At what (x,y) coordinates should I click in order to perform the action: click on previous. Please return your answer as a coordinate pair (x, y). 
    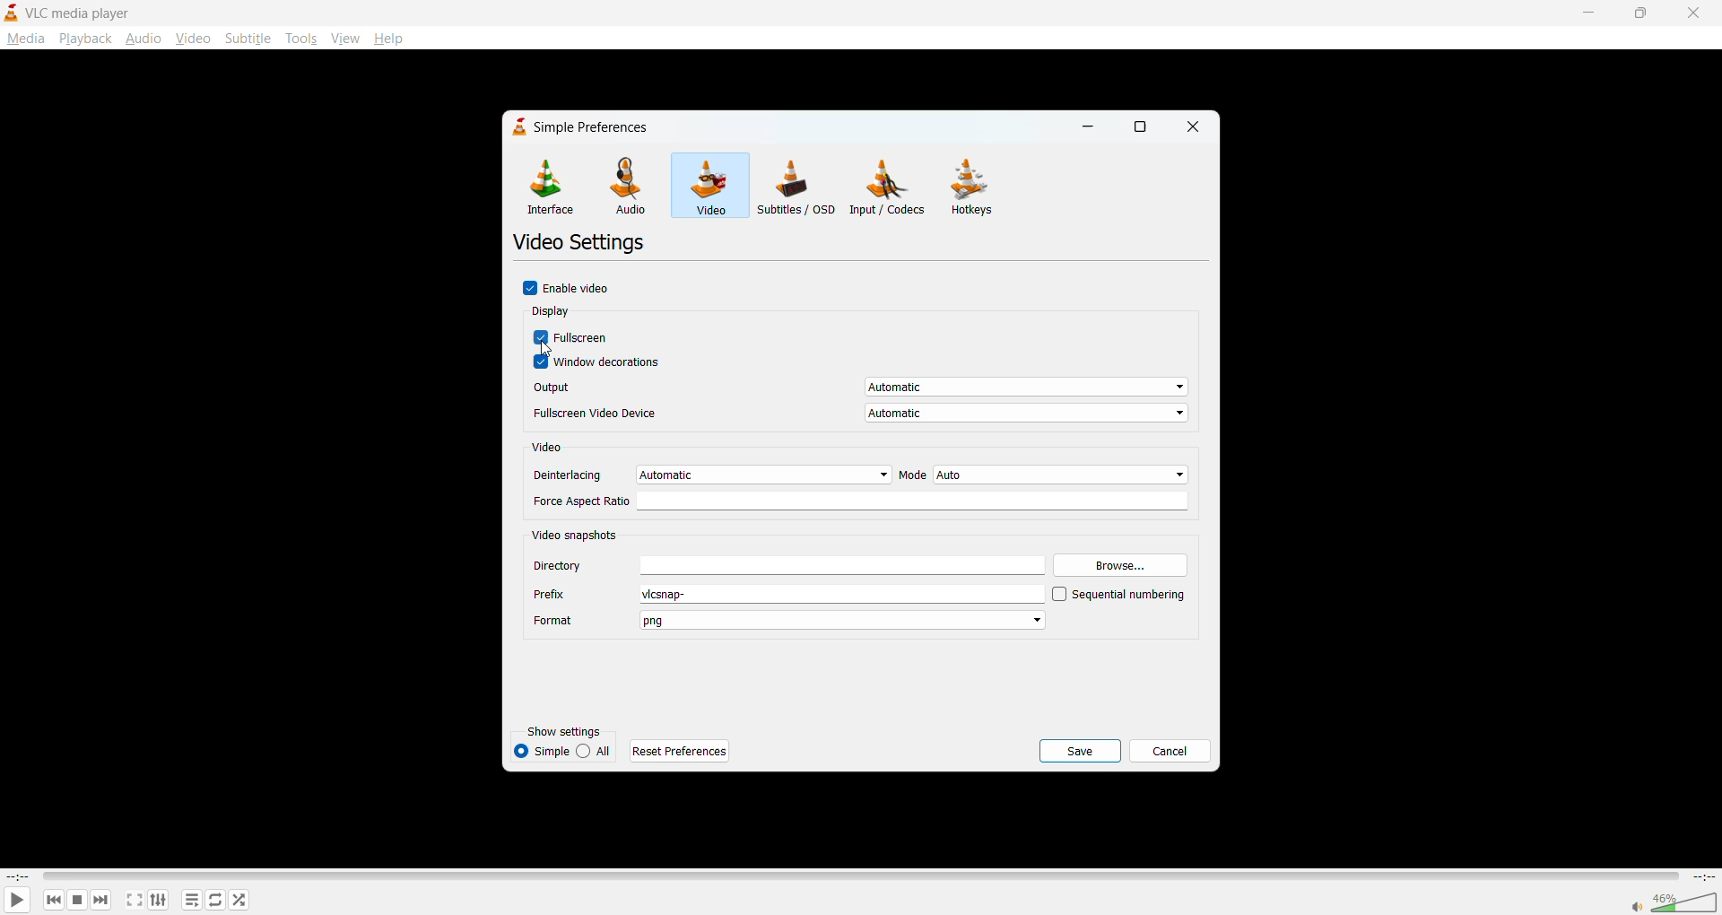
    Looking at the image, I should click on (52, 900).